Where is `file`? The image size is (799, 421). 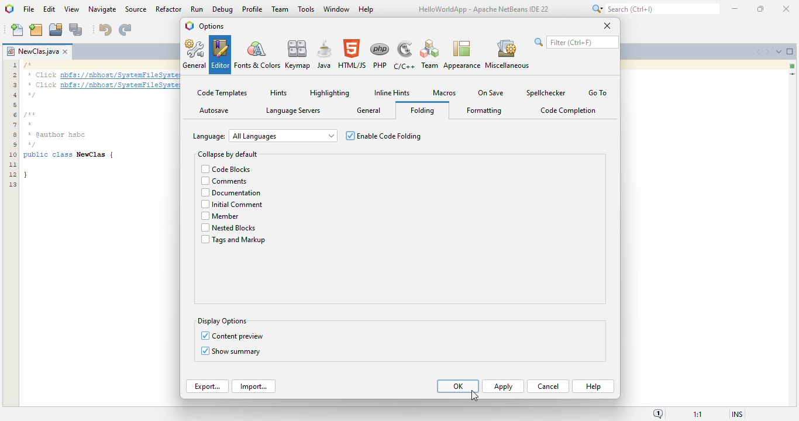 file is located at coordinates (29, 9).